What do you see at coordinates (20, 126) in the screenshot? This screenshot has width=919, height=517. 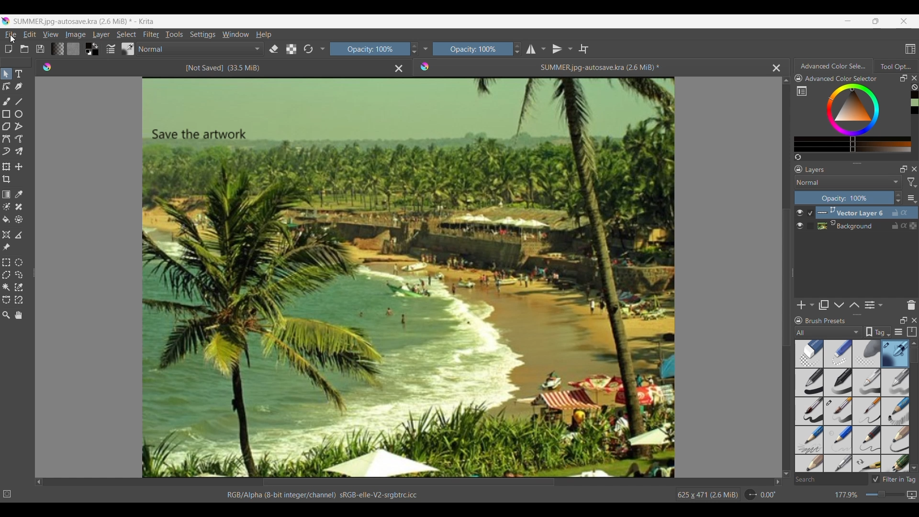 I see `Polyline tool` at bounding box center [20, 126].